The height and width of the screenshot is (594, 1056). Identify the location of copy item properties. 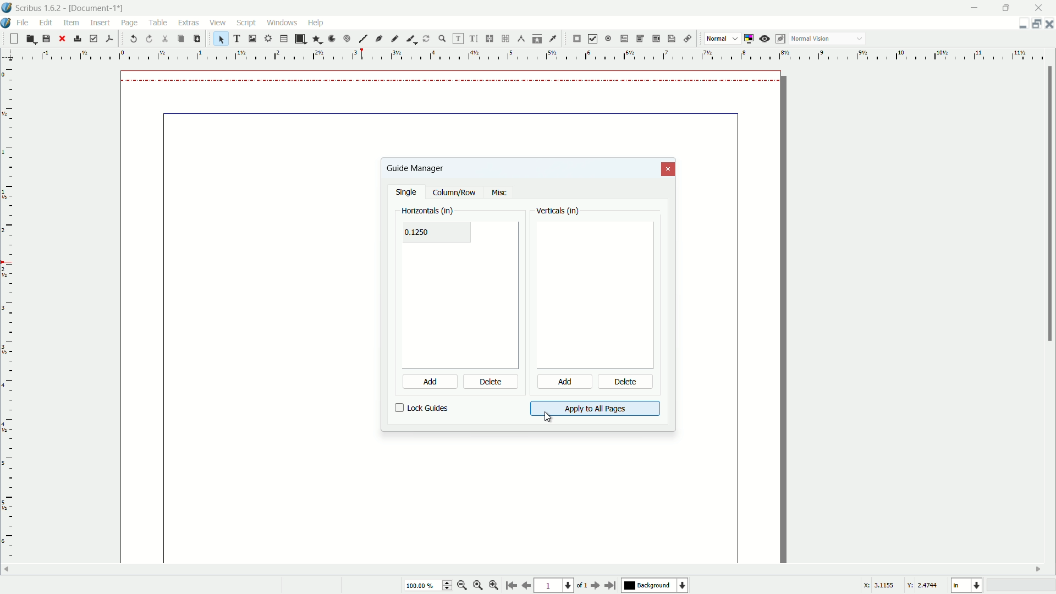
(537, 38).